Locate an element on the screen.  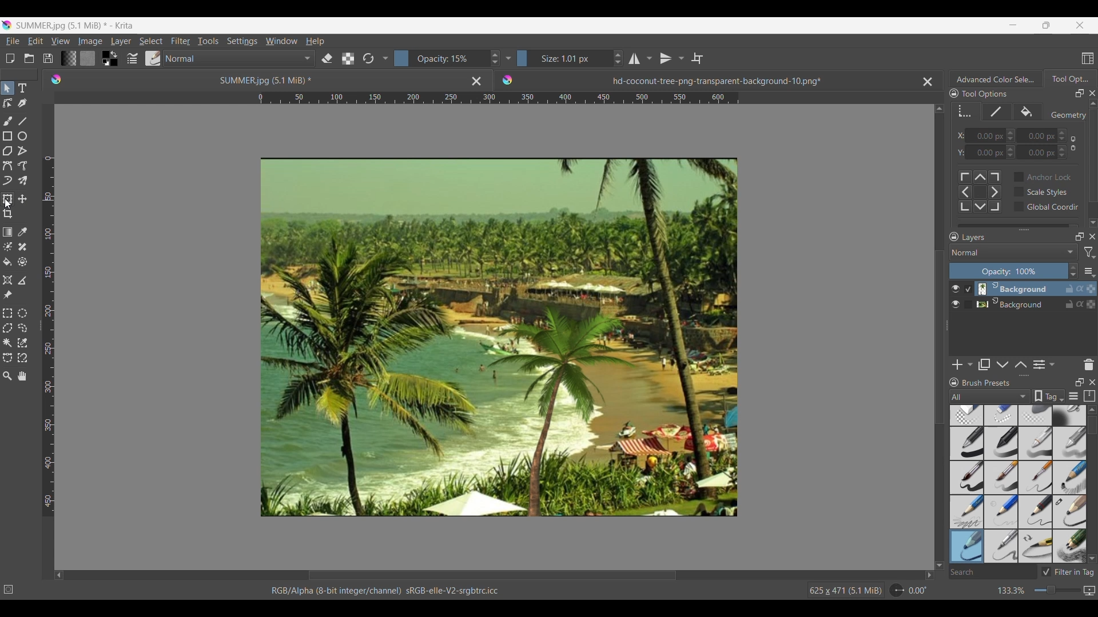
pencil 5-tilted is located at coordinates (1002, 546).